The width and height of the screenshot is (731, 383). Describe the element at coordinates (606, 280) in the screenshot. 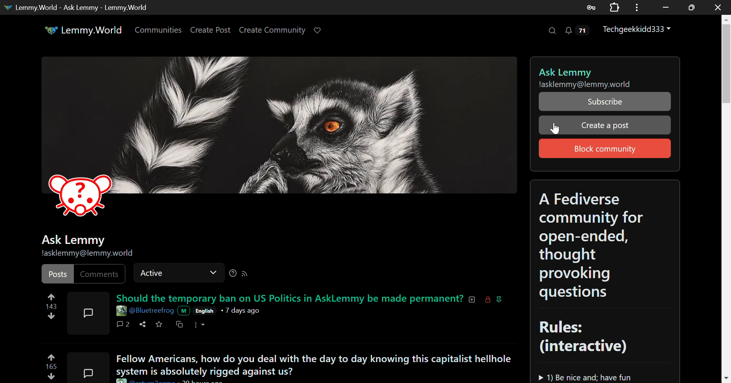

I see `Community Rules` at that location.